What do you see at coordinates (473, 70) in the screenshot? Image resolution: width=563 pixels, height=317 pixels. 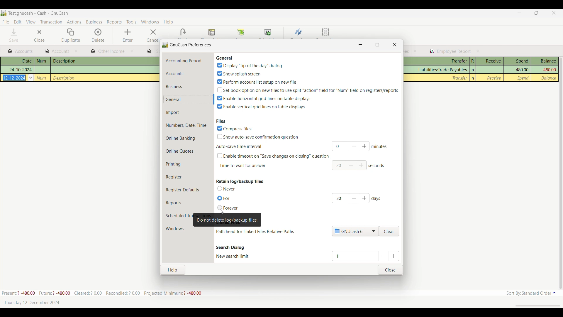 I see `n` at bounding box center [473, 70].